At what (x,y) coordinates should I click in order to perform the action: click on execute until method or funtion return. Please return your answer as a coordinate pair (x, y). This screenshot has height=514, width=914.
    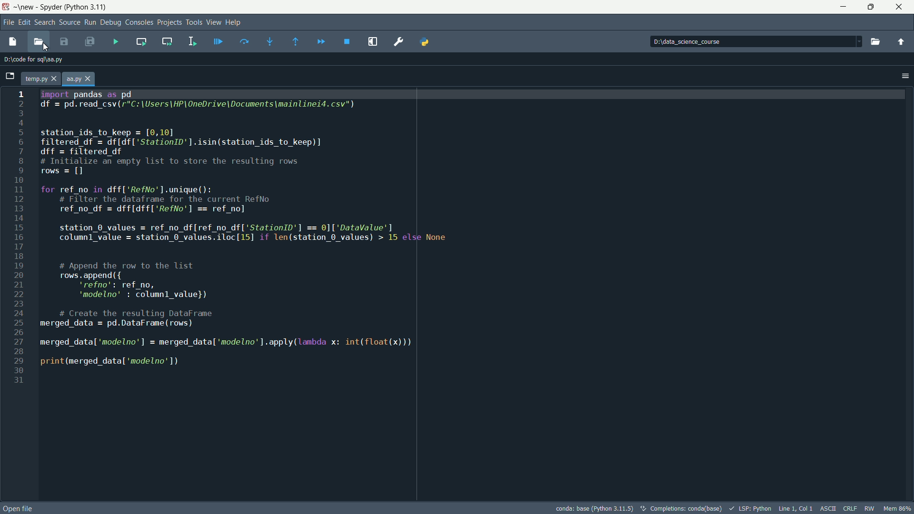
    Looking at the image, I should click on (293, 42).